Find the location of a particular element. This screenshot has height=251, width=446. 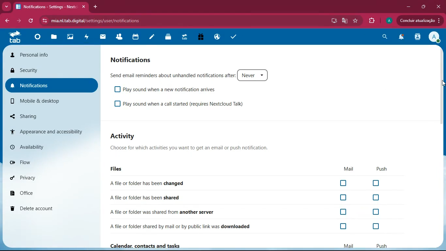

scroll bar is located at coordinates (441, 86).